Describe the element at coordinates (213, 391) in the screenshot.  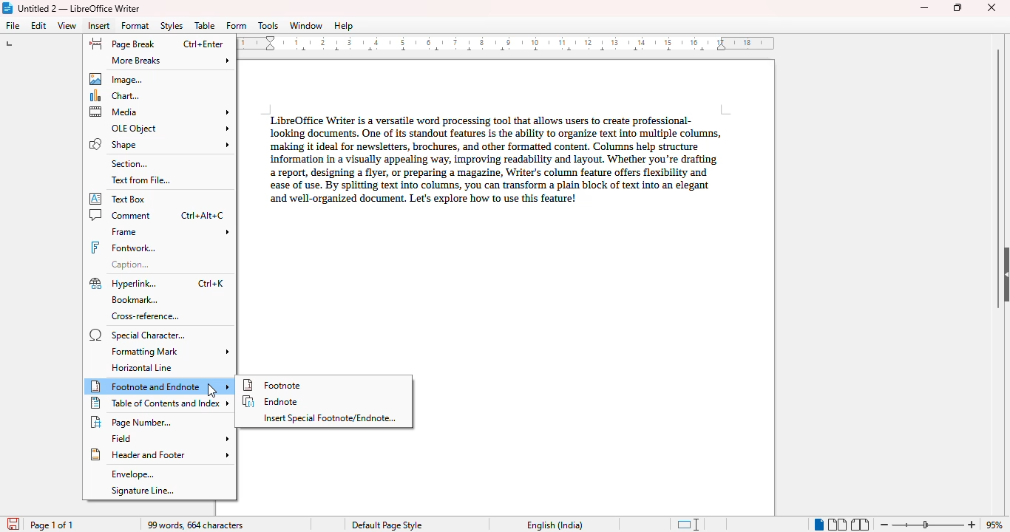
I see `cursor` at that location.